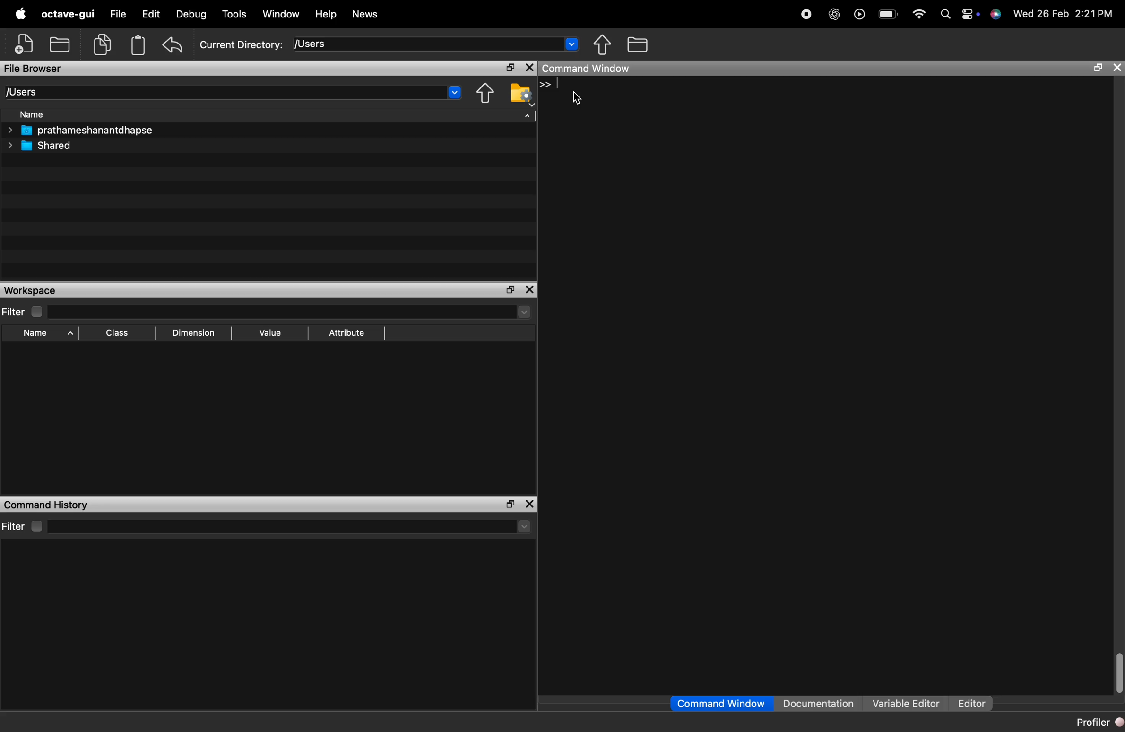 The height and width of the screenshot is (732, 1125). Describe the element at coordinates (523, 117) in the screenshot. I see `sort` at that location.